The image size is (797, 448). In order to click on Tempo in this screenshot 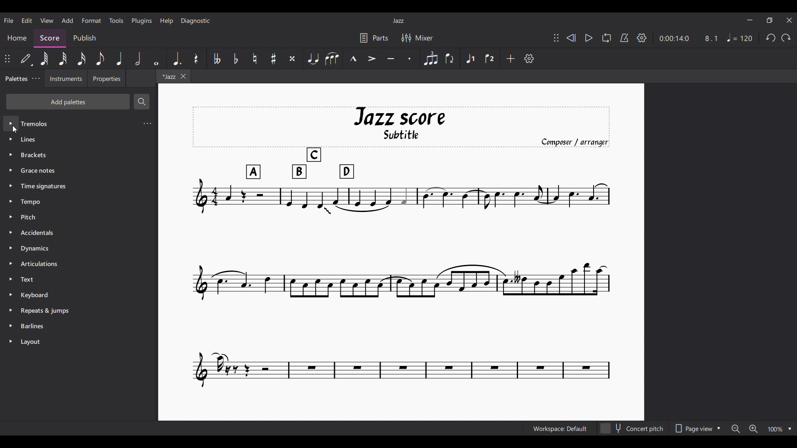, I will do `click(740, 37)`.